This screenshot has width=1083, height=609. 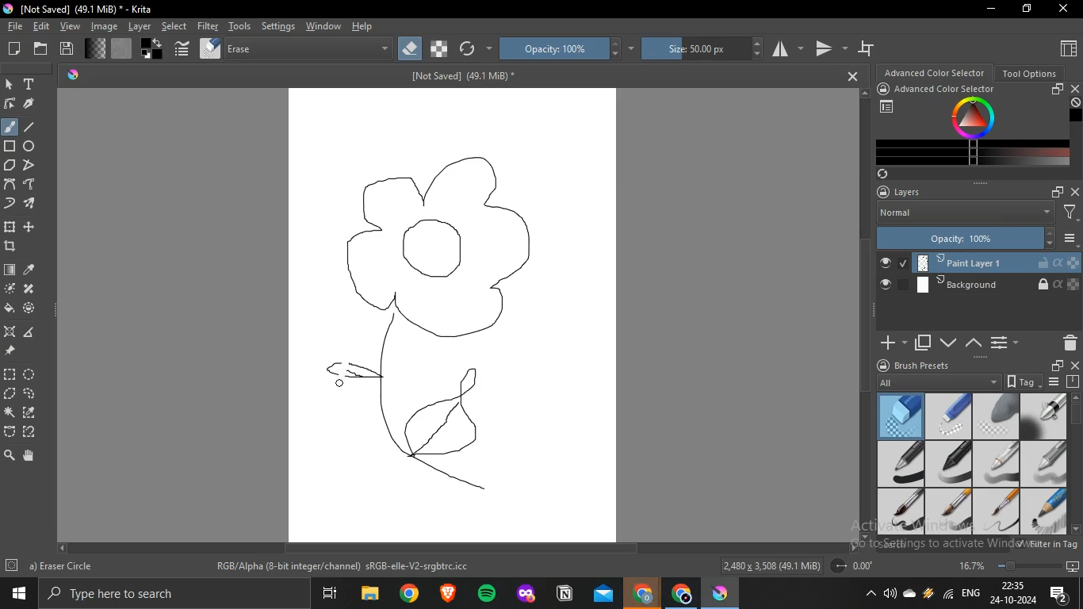 I want to click on edit shapes tool, so click(x=10, y=104).